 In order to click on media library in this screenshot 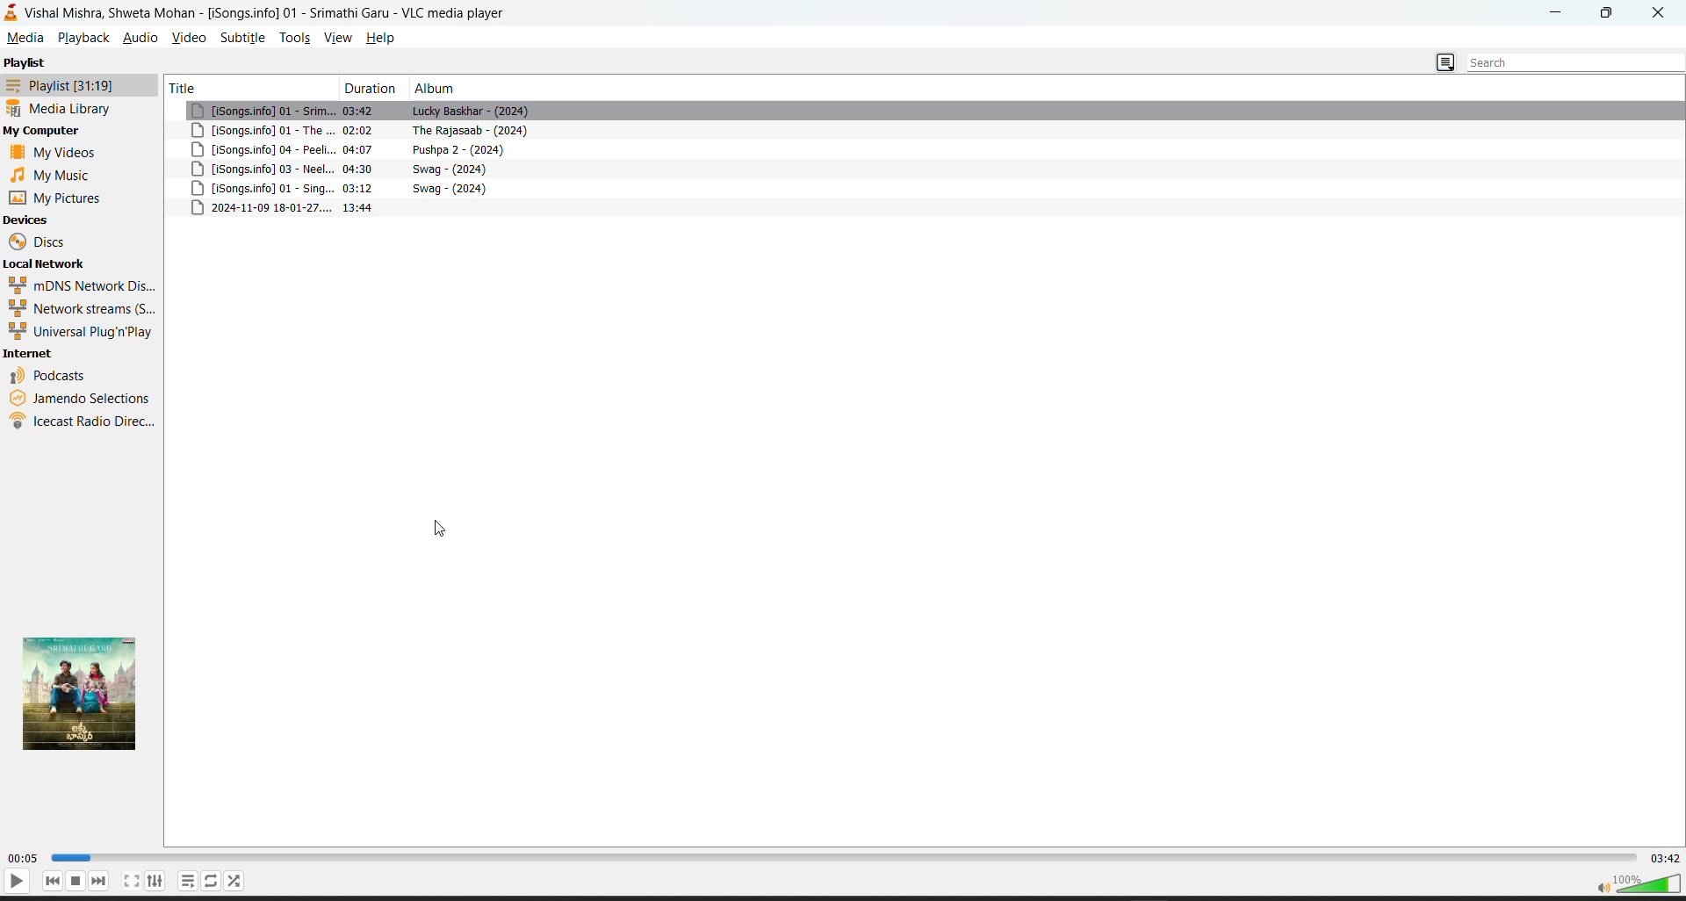, I will do `click(59, 107)`.